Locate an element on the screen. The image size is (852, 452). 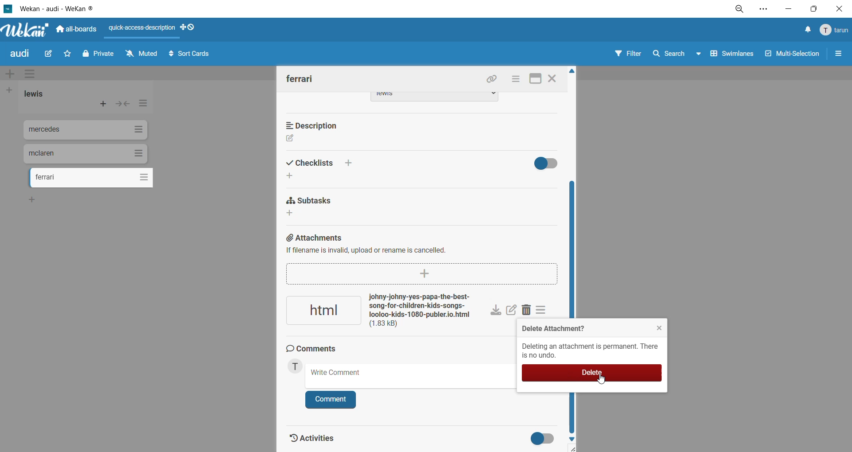
subtasks is located at coordinates (311, 202).